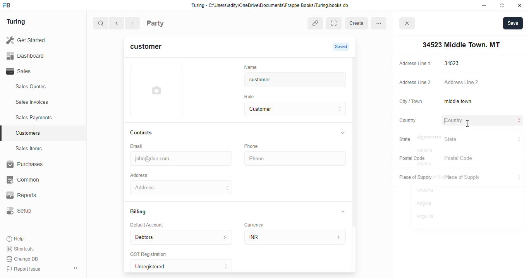  Describe the element at coordinates (138, 146) in the screenshot. I see `Email` at that location.